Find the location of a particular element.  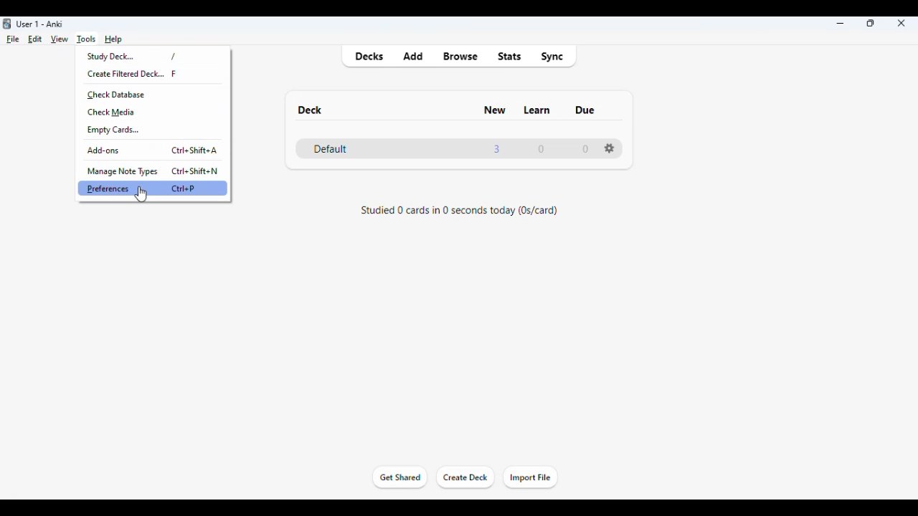

check media is located at coordinates (111, 112).